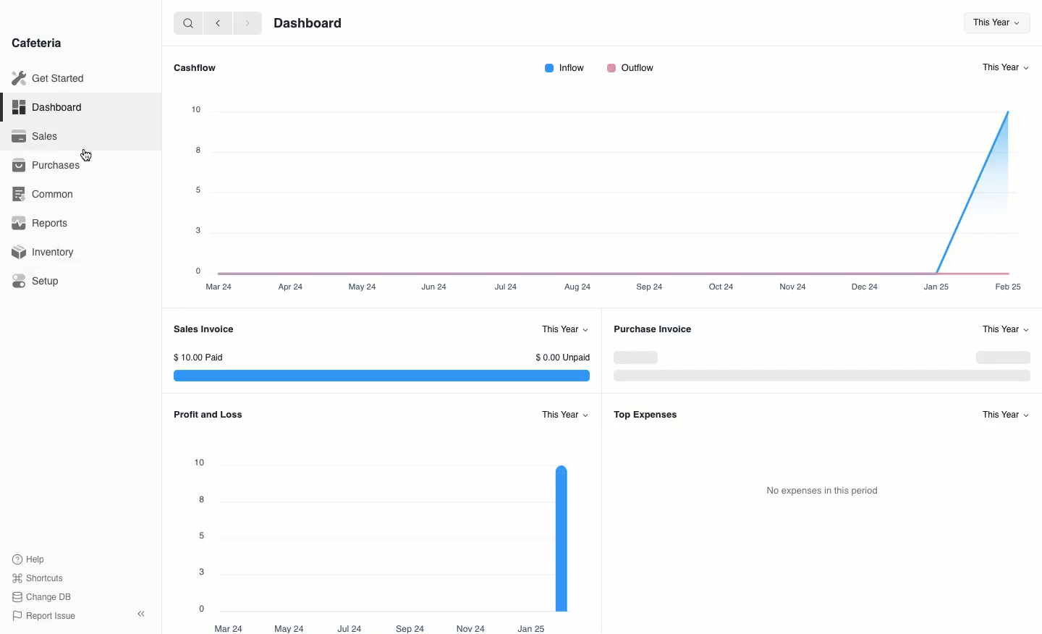  Describe the element at coordinates (40, 222) in the screenshot. I see `Reports` at that location.